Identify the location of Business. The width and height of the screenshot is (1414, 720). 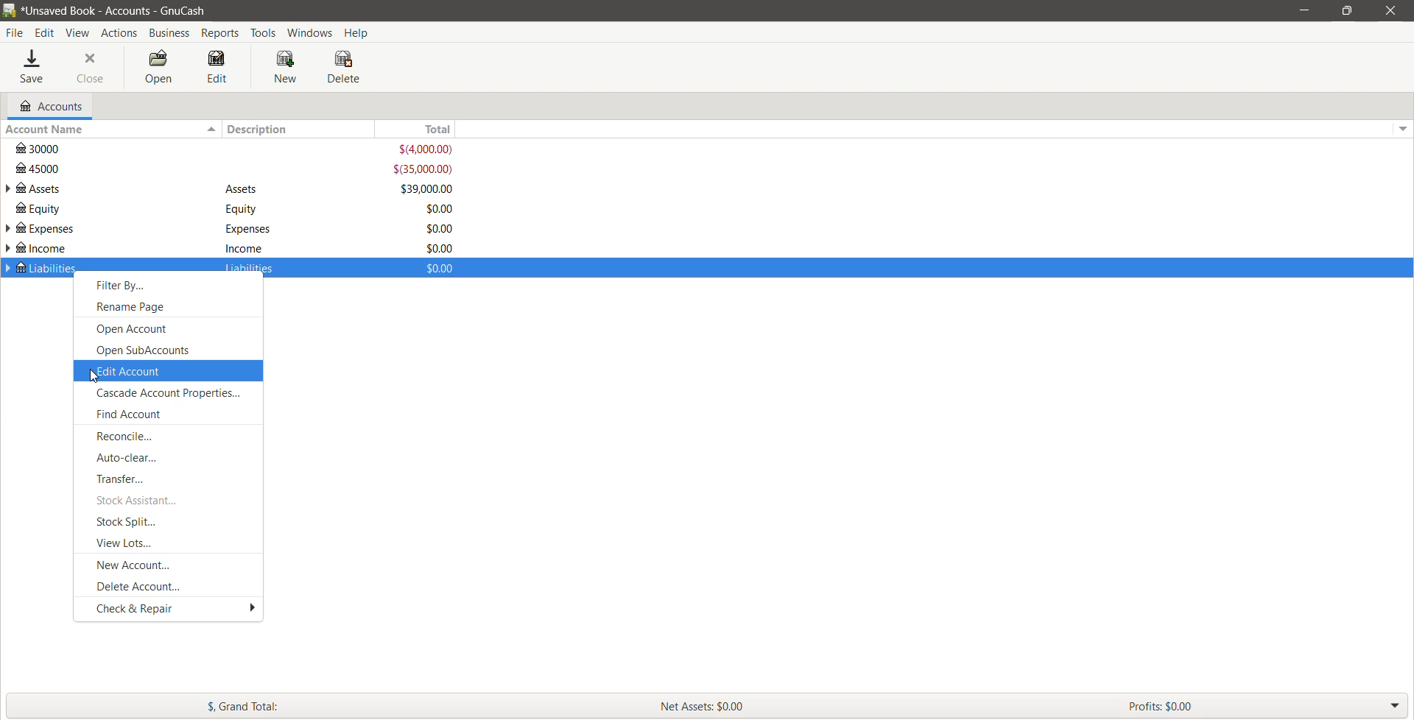
(169, 33).